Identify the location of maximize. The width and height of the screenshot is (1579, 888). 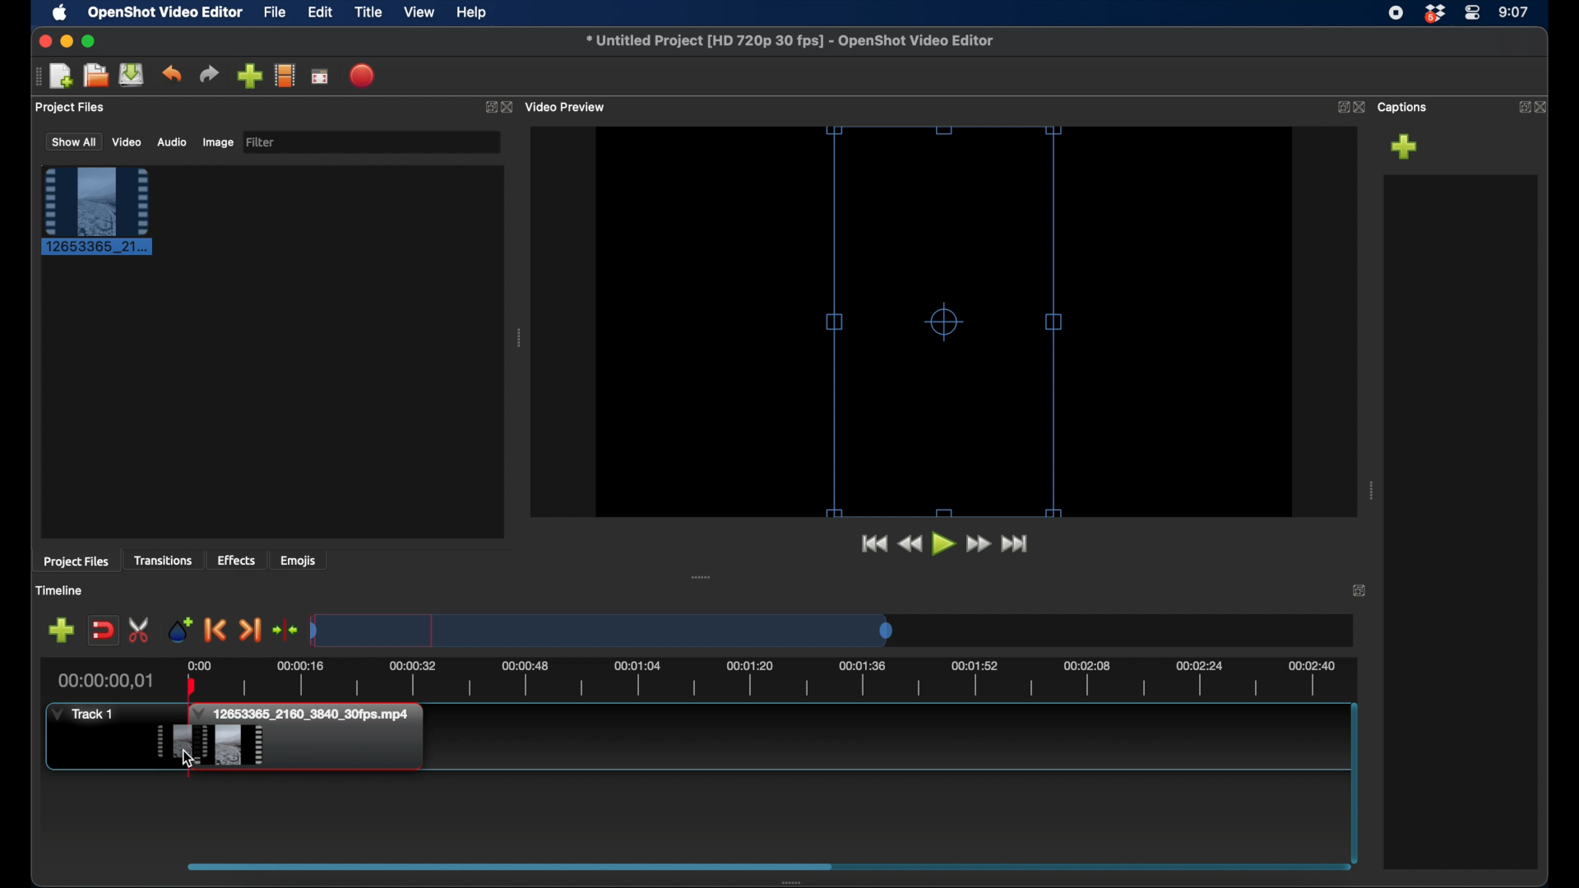
(90, 41).